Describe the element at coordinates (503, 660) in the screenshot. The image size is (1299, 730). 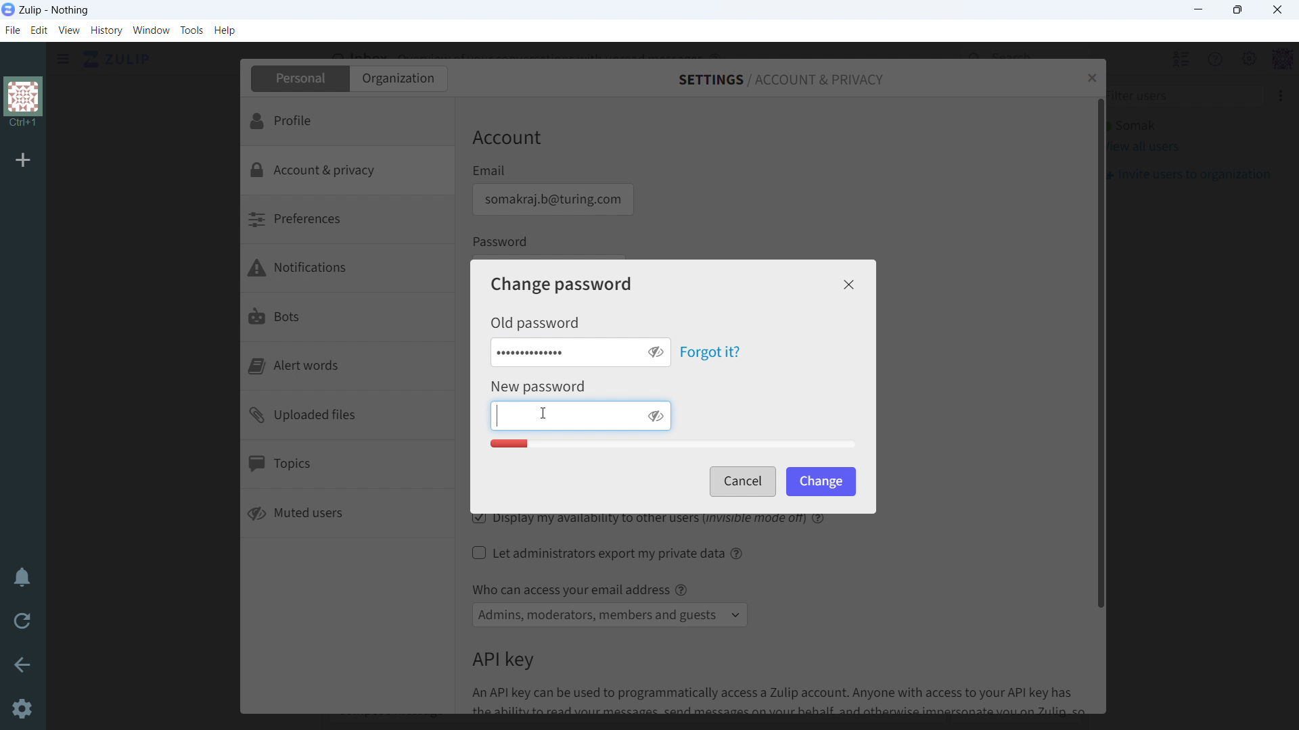
I see `API key` at that location.